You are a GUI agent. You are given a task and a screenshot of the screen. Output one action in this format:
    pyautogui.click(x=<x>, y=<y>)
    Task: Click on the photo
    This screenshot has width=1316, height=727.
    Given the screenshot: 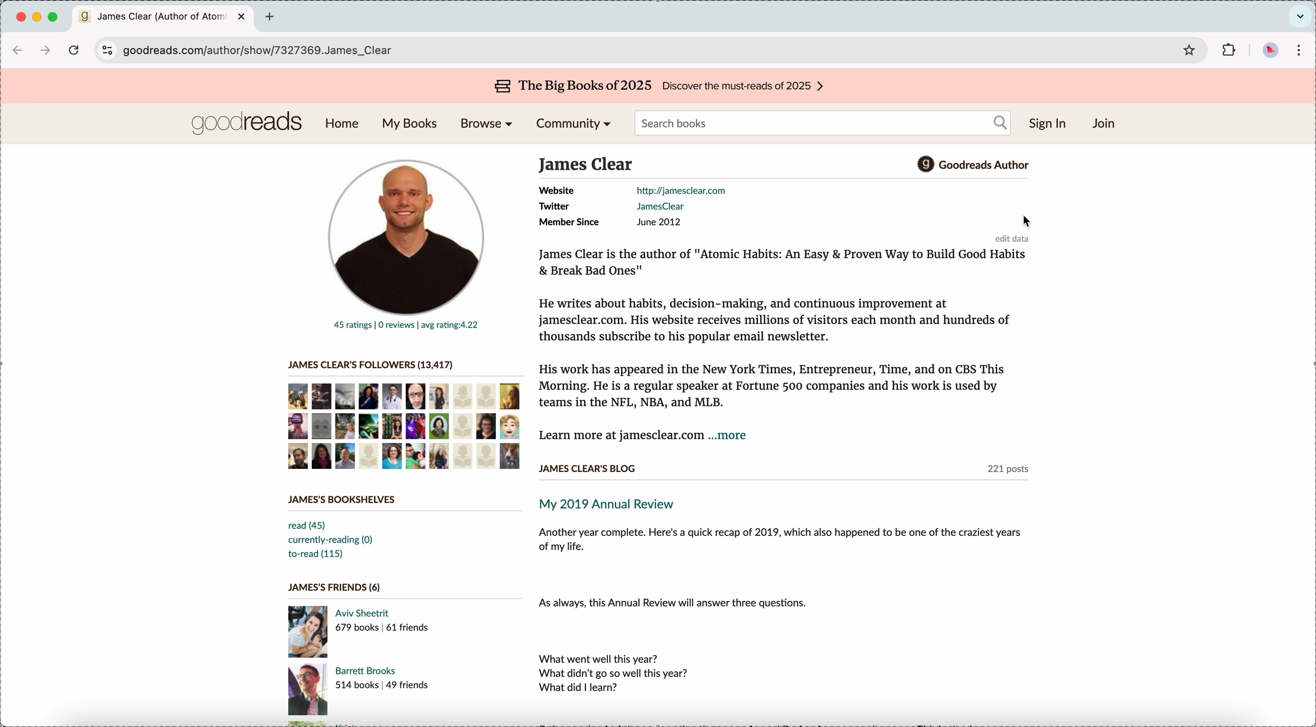 What is the action you would take?
    pyautogui.click(x=308, y=631)
    